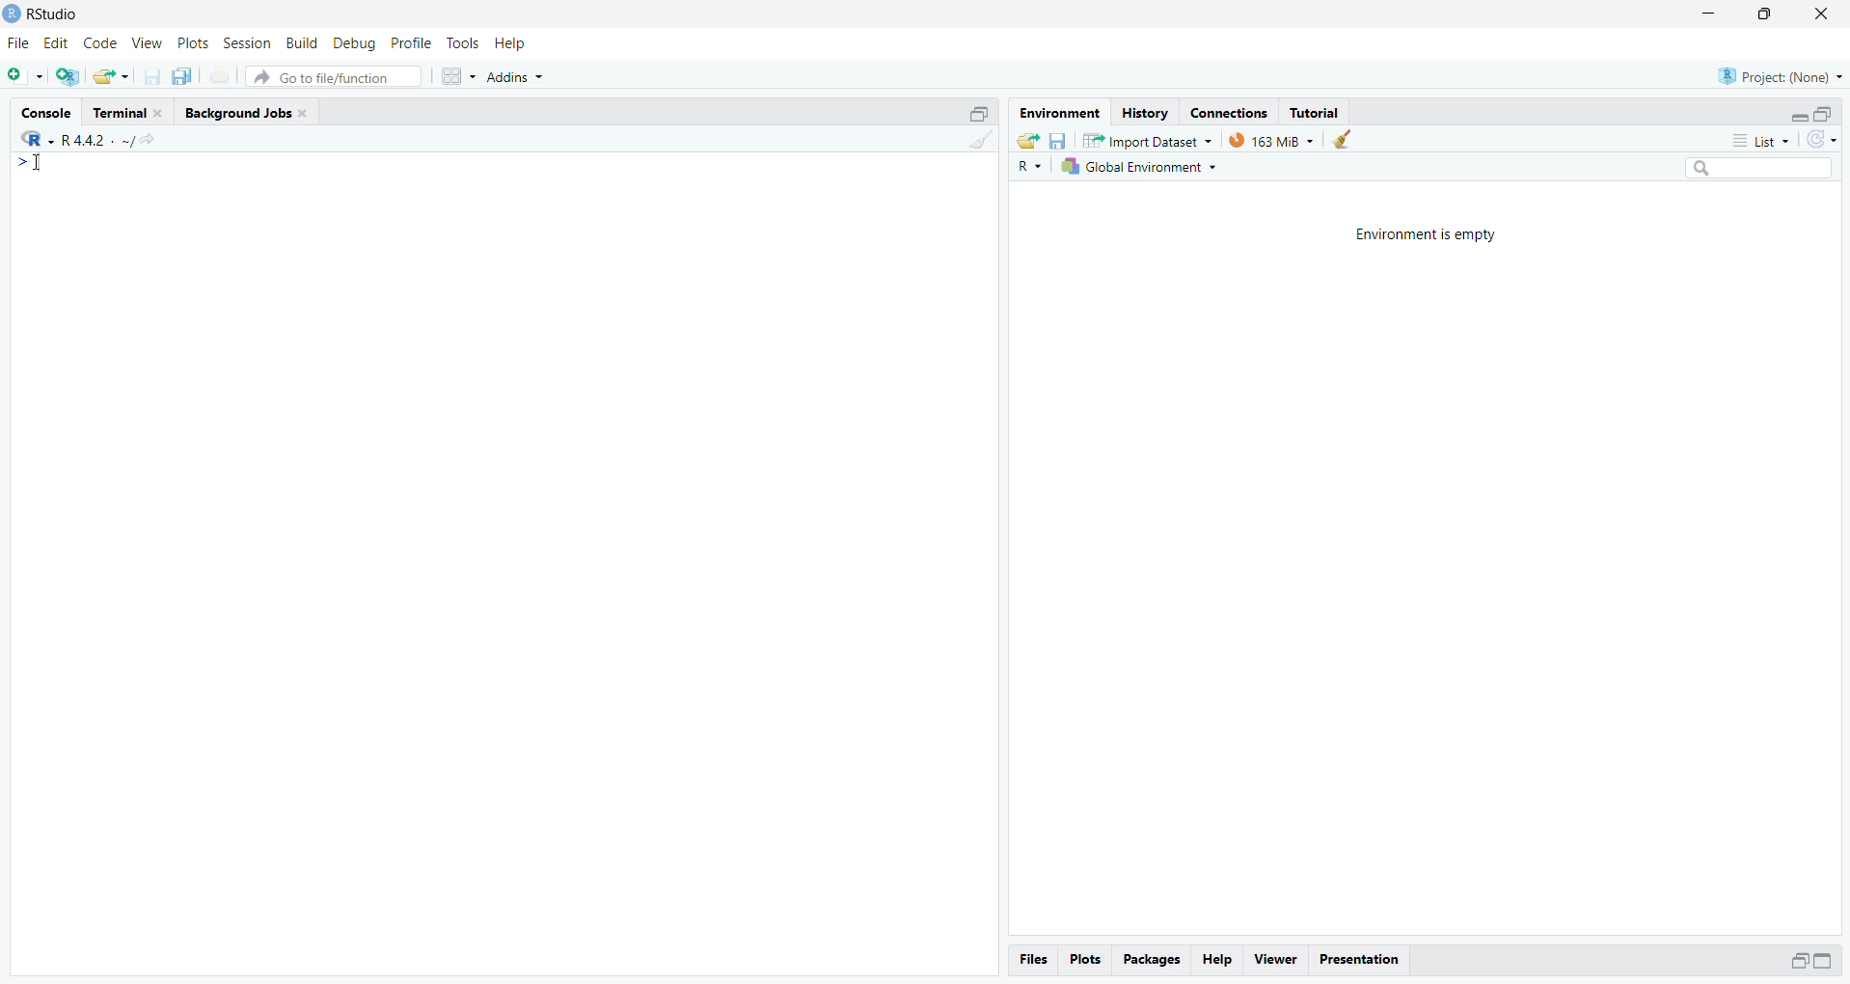 This screenshot has width=1850, height=984. What do you see at coordinates (354, 43) in the screenshot?
I see `debug` at bounding box center [354, 43].